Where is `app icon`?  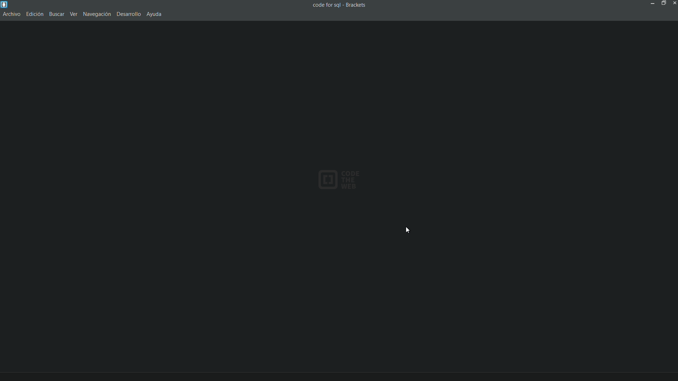 app icon is located at coordinates (4, 4).